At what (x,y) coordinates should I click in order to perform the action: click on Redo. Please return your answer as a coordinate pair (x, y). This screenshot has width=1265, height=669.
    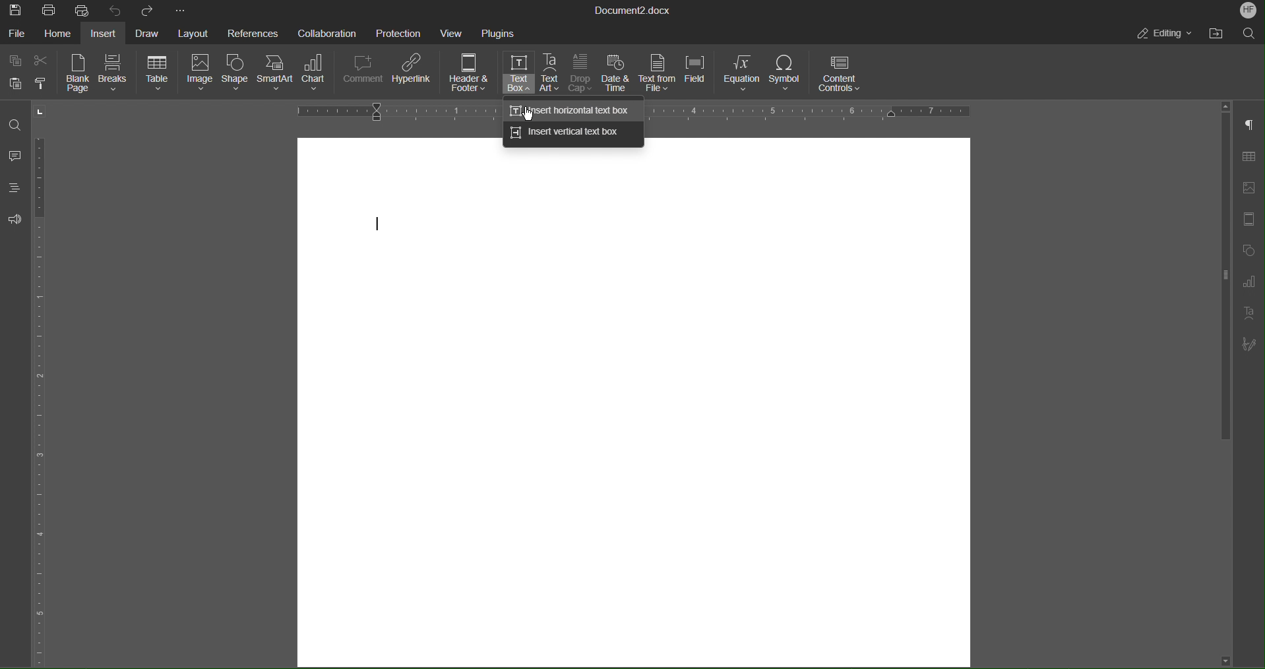
    Looking at the image, I should click on (144, 10).